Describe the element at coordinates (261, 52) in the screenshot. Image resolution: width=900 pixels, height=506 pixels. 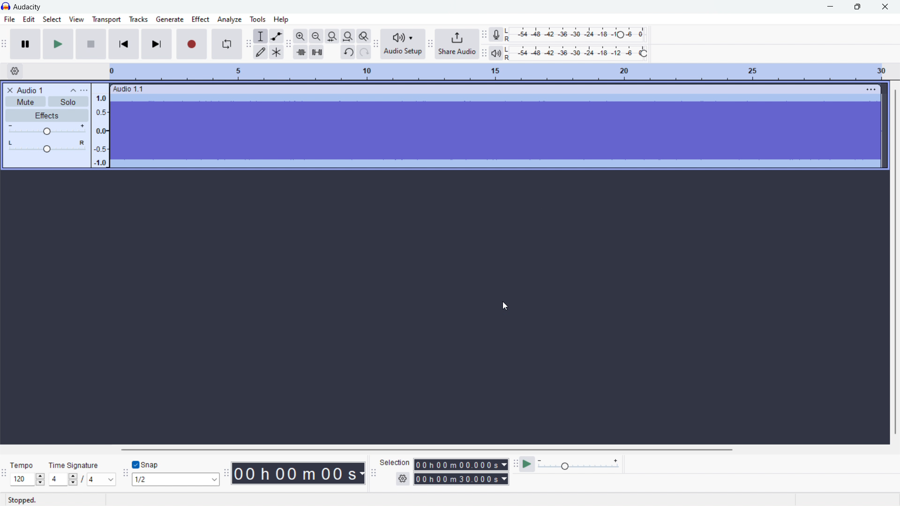
I see `draw tool` at that location.